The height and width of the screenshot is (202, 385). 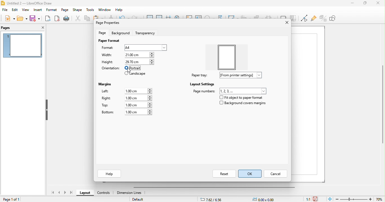 What do you see at coordinates (198, 18) in the screenshot?
I see `text box` at bounding box center [198, 18].